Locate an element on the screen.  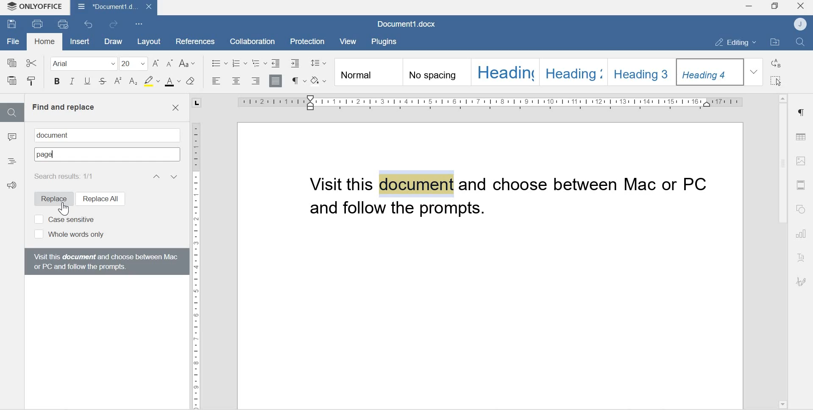
Normal is located at coordinates (368, 73).